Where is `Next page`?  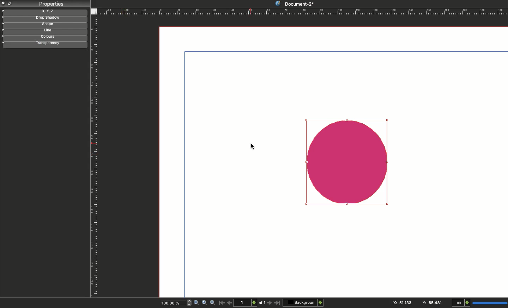
Next page is located at coordinates (270, 303).